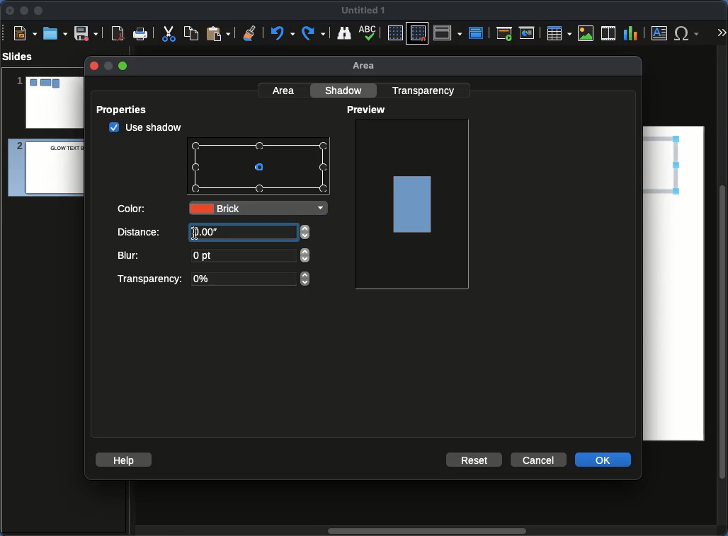  I want to click on Print, so click(141, 35).